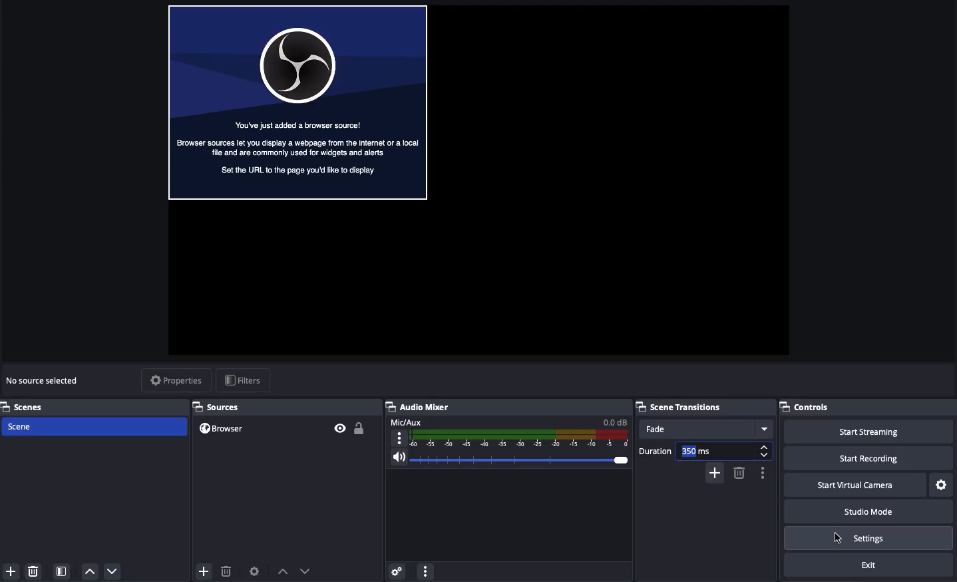 Image resolution: width=957 pixels, height=582 pixels. Describe the element at coordinates (508, 434) in the screenshot. I see `Mic/aux` at that location.